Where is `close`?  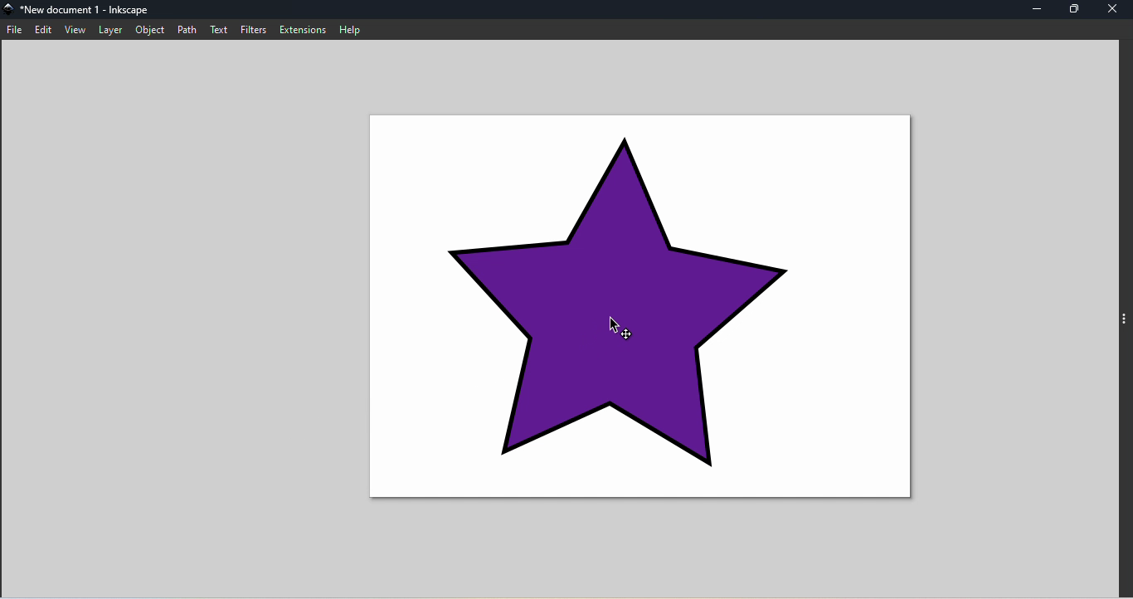
close is located at coordinates (1111, 8).